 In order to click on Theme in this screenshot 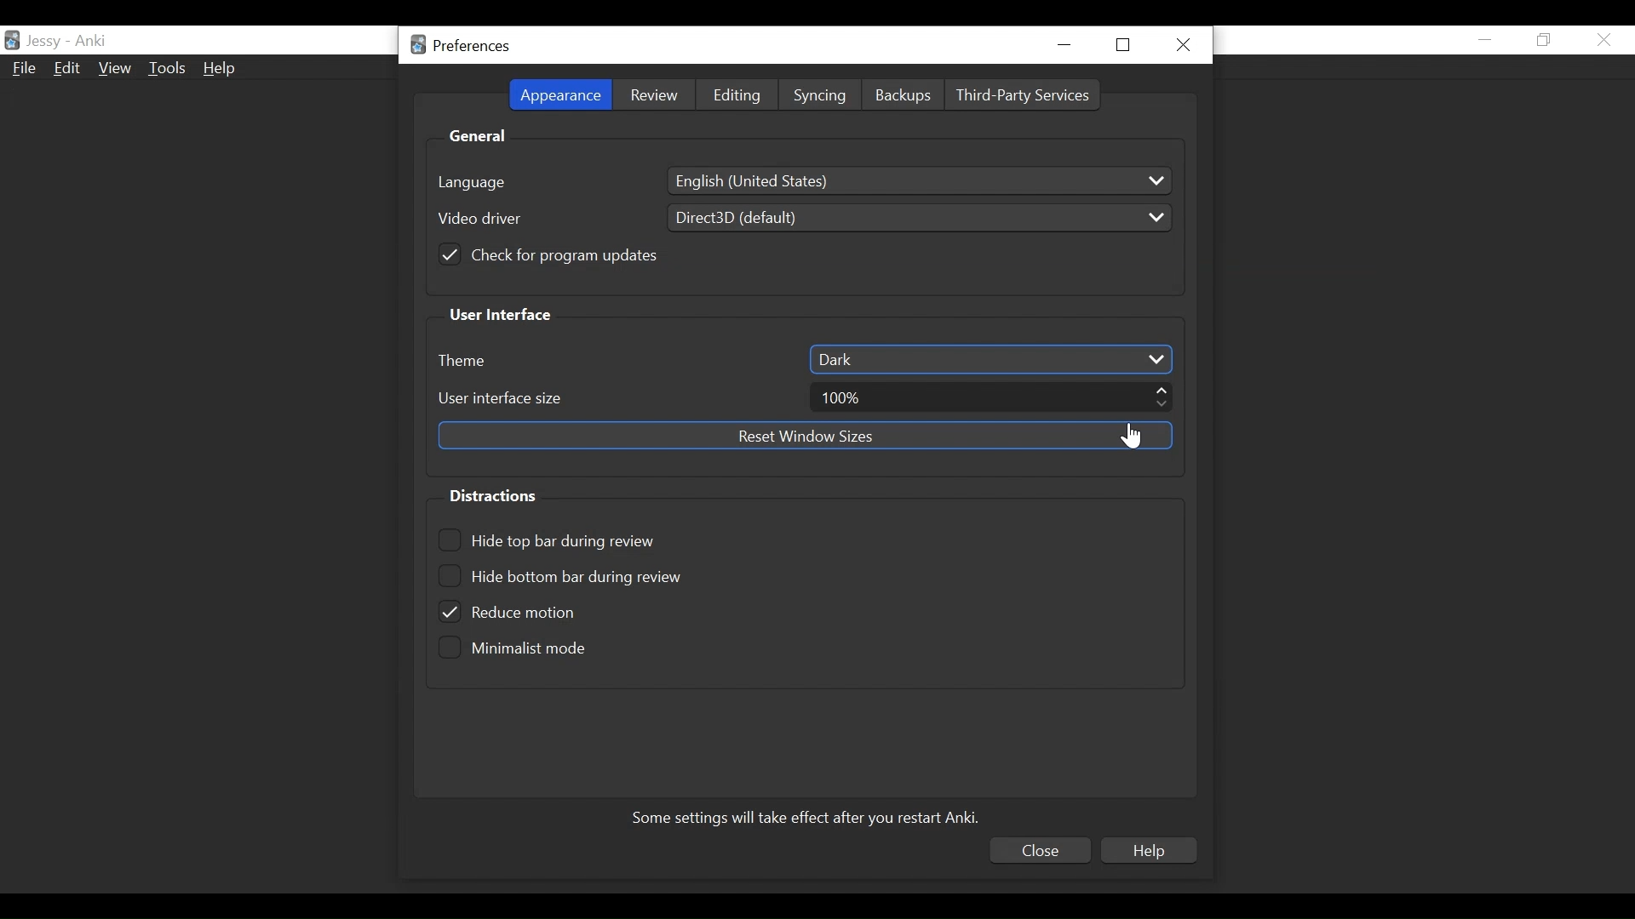, I will do `click(467, 361)`.